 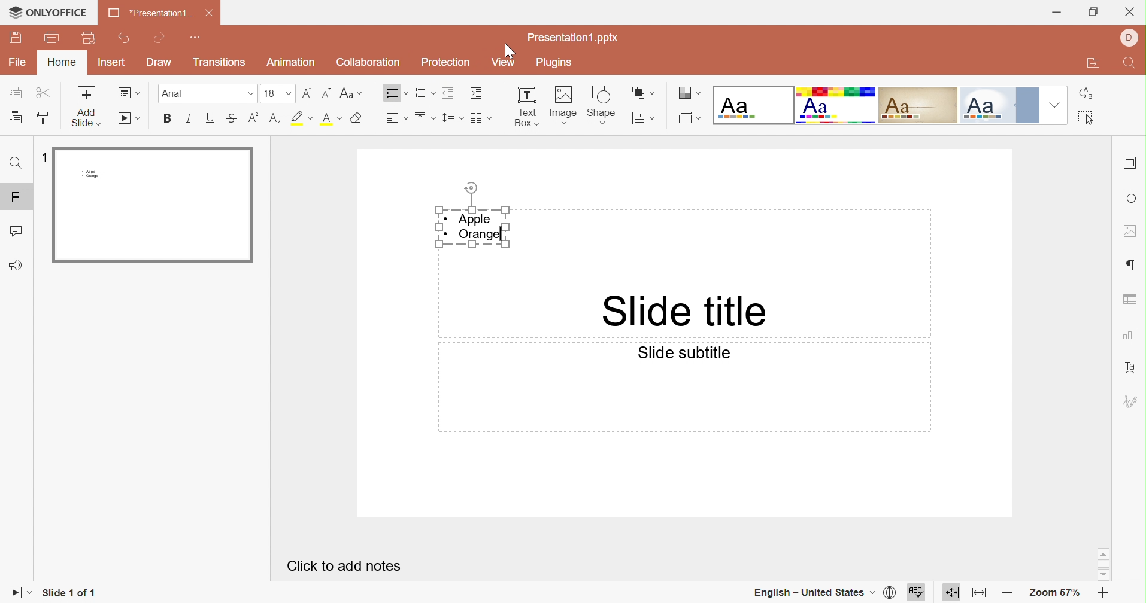 What do you see at coordinates (509, 52) in the screenshot?
I see `Cursor` at bounding box center [509, 52].